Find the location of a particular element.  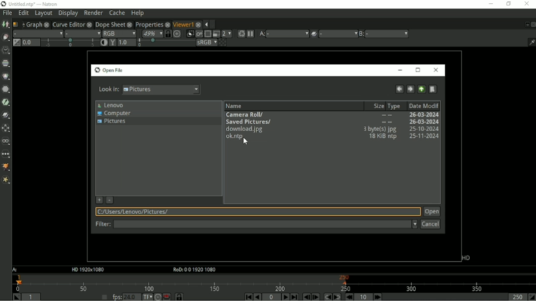

Display is located at coordinates (68, 13).